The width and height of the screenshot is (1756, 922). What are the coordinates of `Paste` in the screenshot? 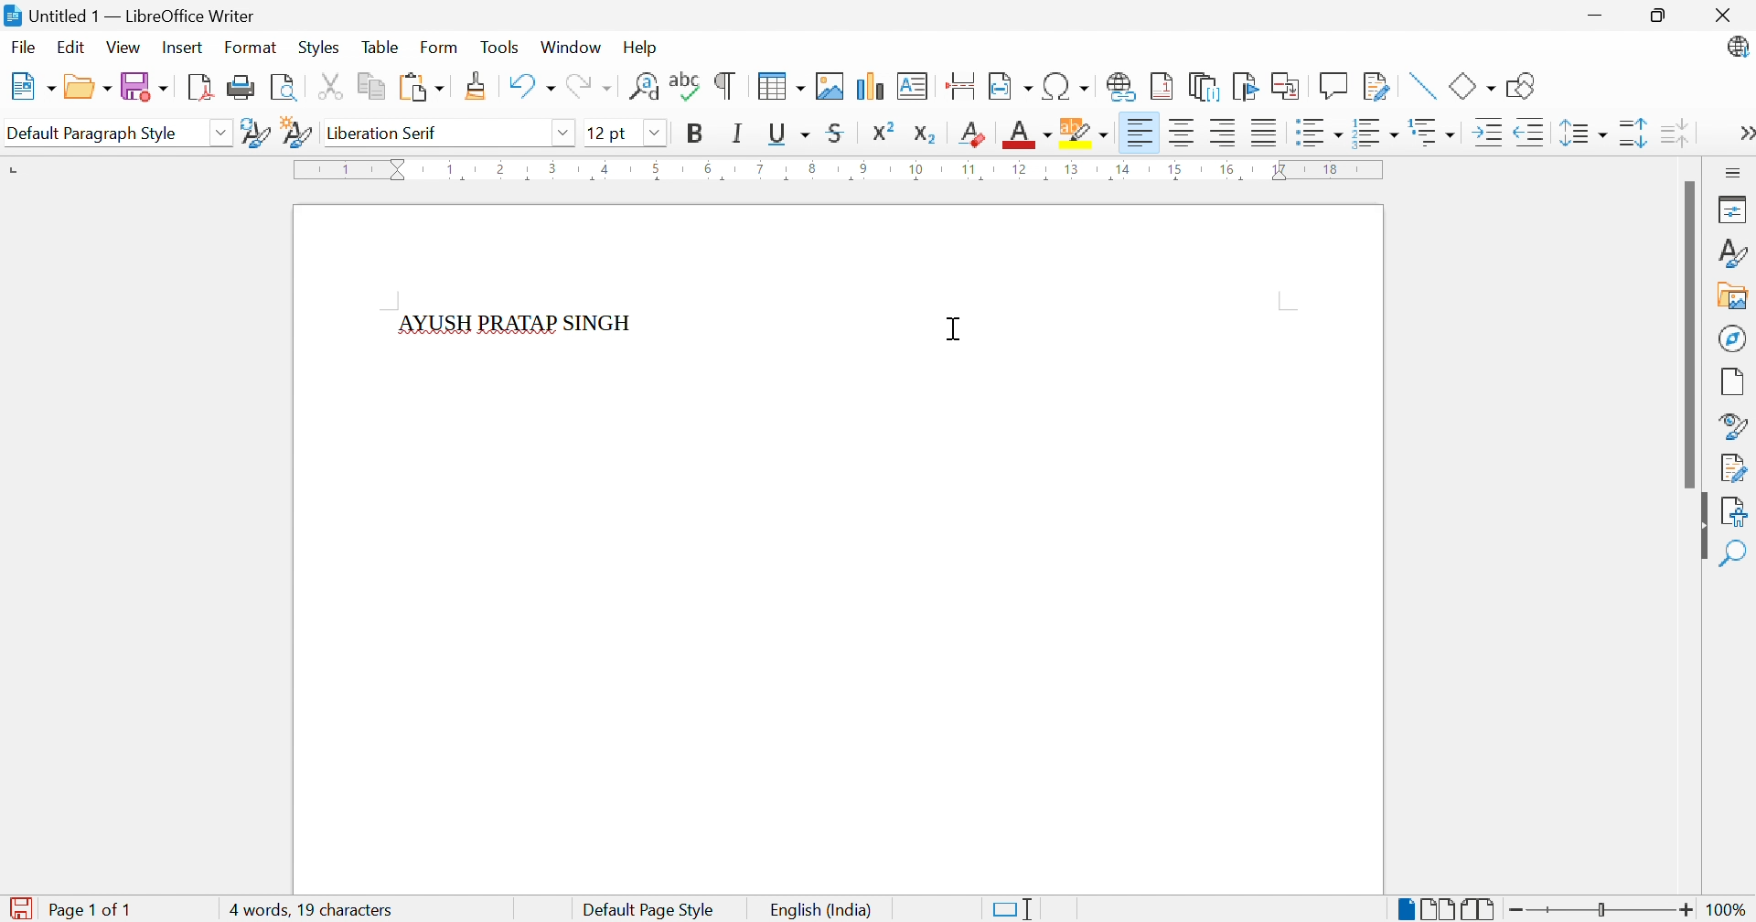 It's located at (421, 86).